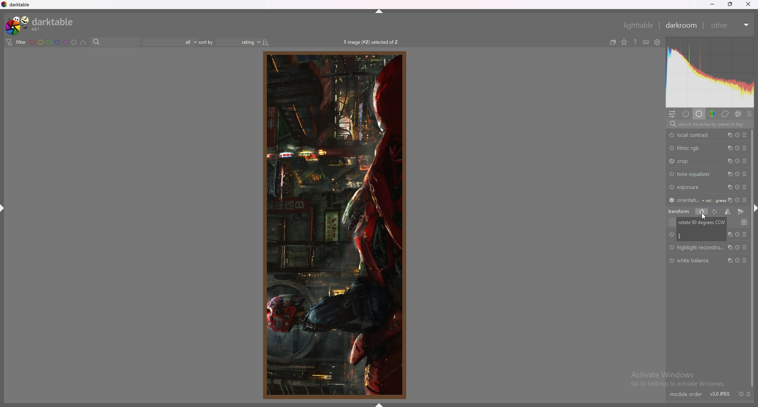  Describe the element at coordinates (738, 161) in the screenshot. I see `reset` at that location.